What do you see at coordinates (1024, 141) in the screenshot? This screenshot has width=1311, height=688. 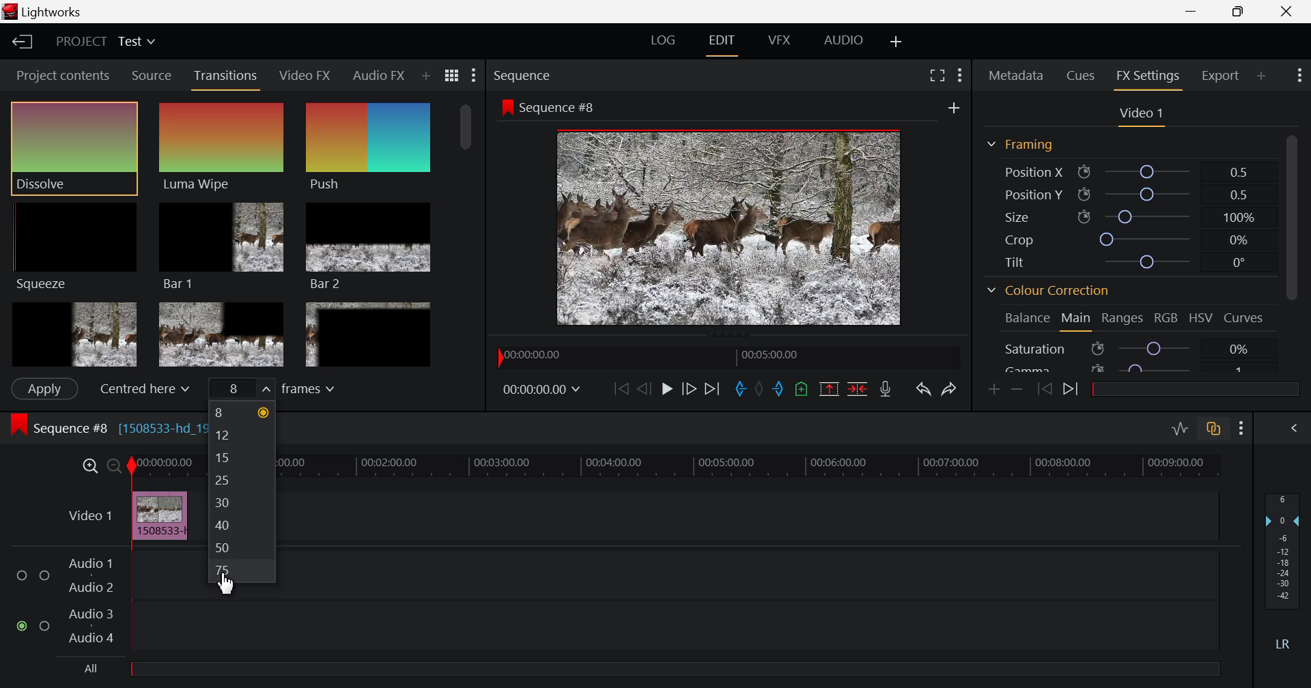 I see `Framing Section` at bounding box center [1024, 141].